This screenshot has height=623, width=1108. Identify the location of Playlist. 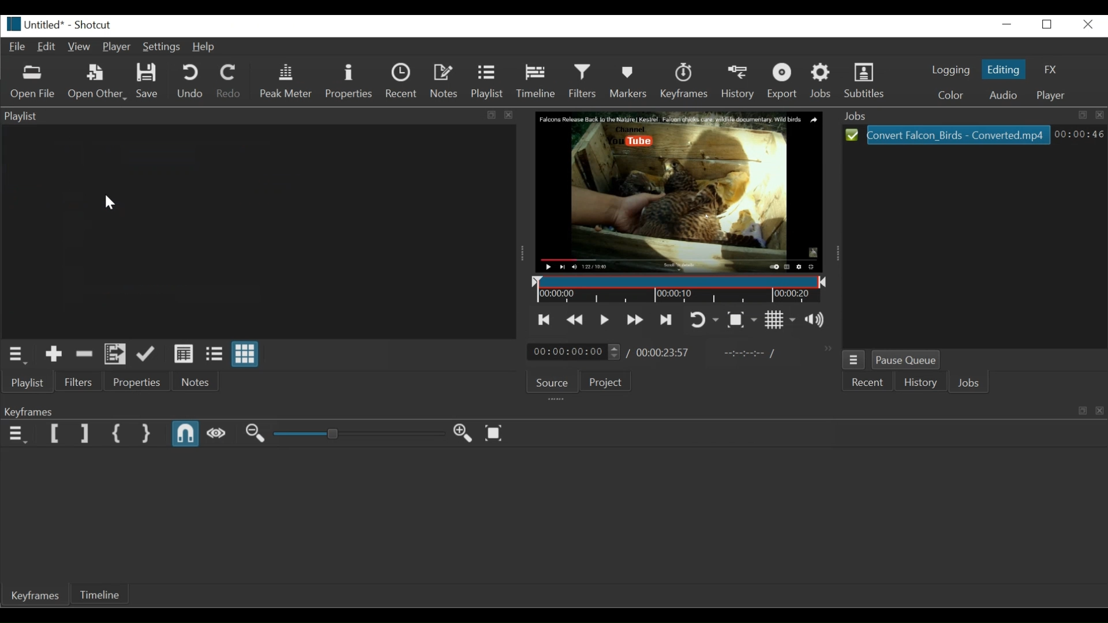
(25, 382).